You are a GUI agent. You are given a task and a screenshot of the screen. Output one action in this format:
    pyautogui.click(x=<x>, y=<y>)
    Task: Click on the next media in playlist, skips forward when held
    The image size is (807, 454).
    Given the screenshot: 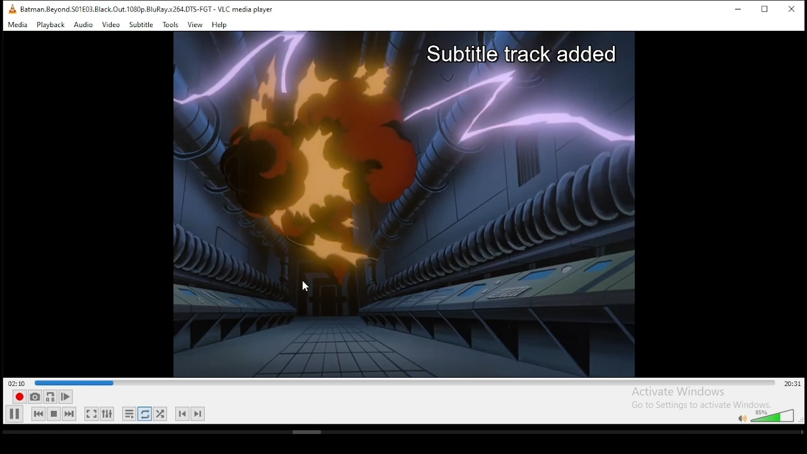 What is the action you would take?
    pyautogui.click(x=70, y=414)
    